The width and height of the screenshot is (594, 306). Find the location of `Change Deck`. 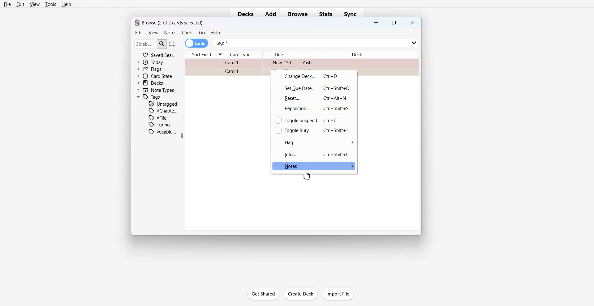

Change Deck is located at coordinates (313, 77).